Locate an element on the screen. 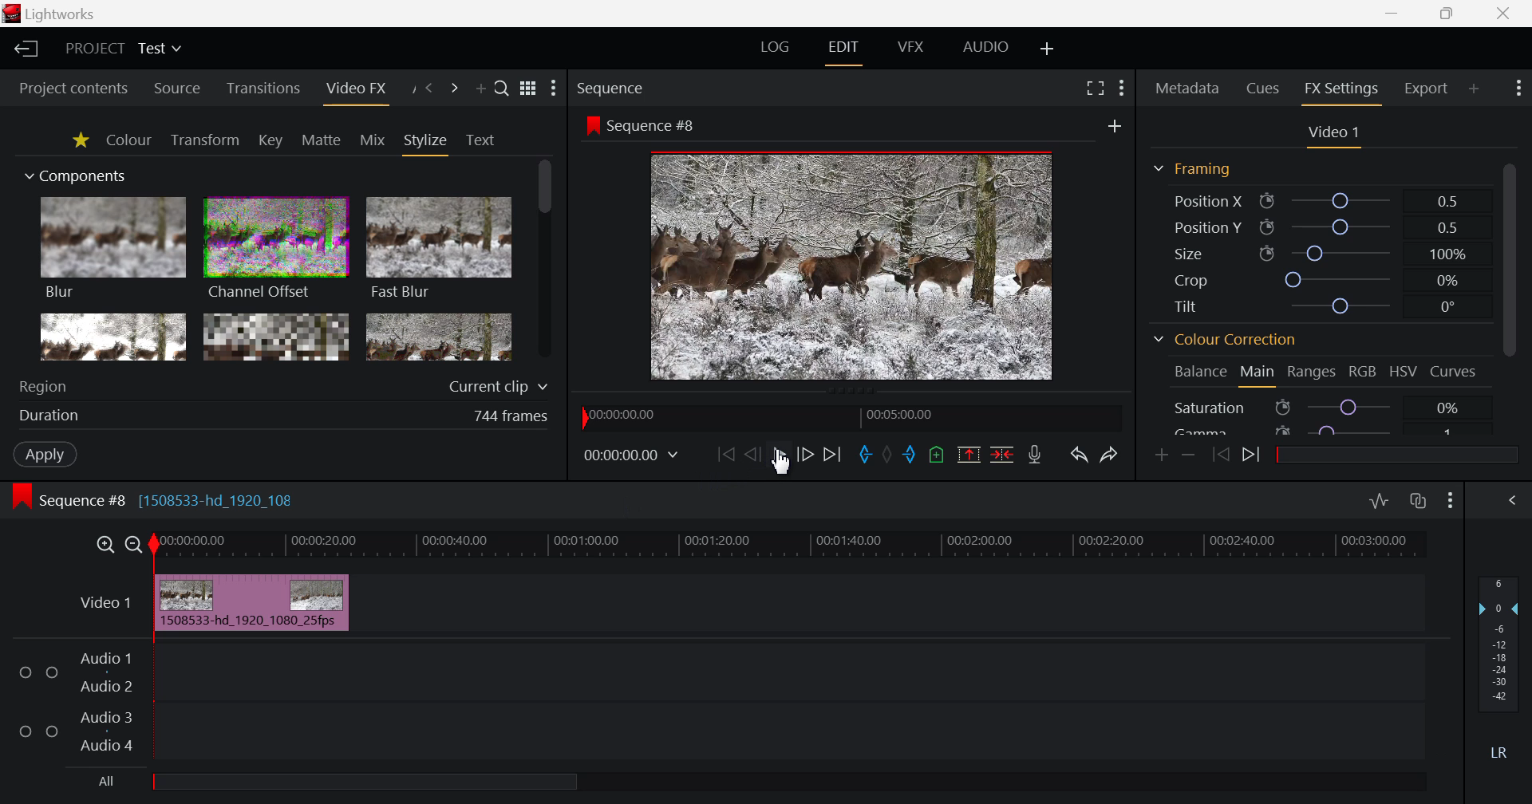 This screenshot has width=1532, height=804. Balance is located at coordinates (1198, 373).